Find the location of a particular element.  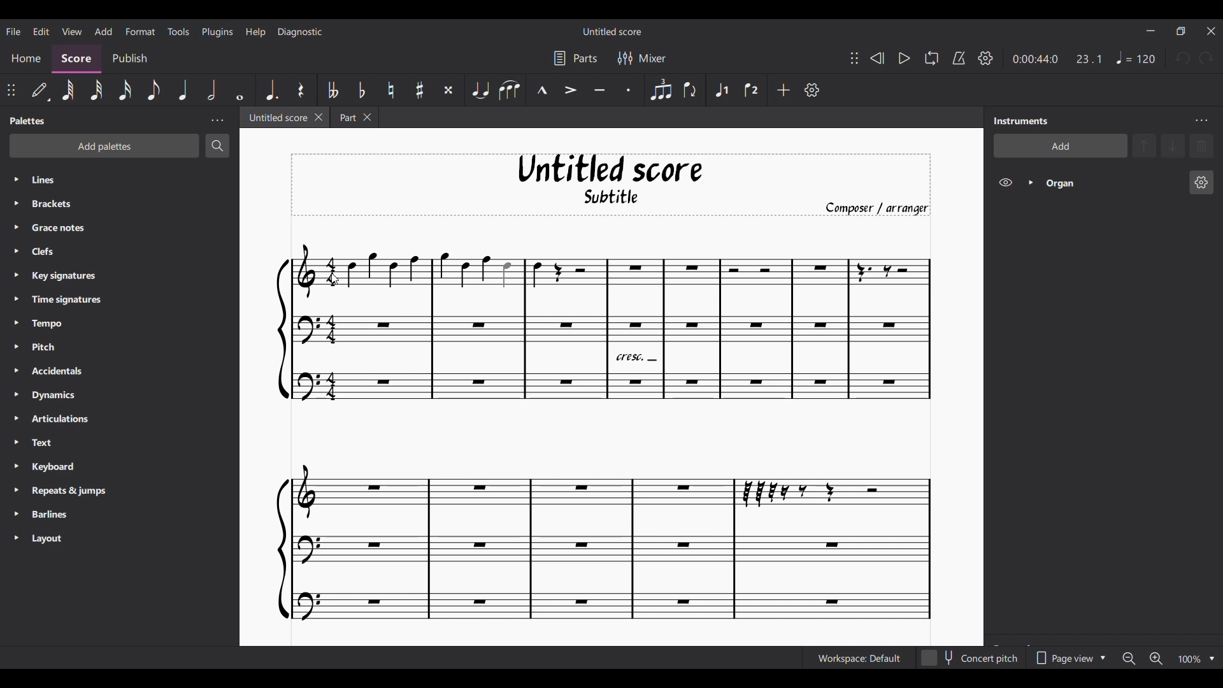

Instruments panel settings is located at coordinates (1201, 121).